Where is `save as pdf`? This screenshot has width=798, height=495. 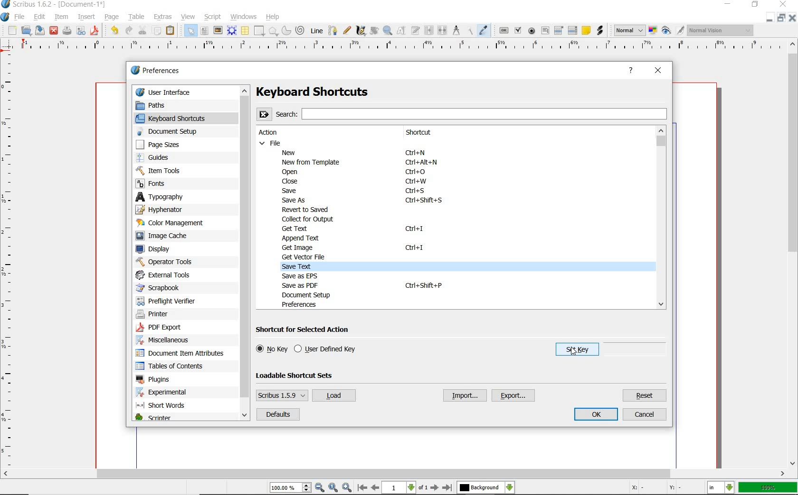
save as pdf is located at coordinates (95, 31).